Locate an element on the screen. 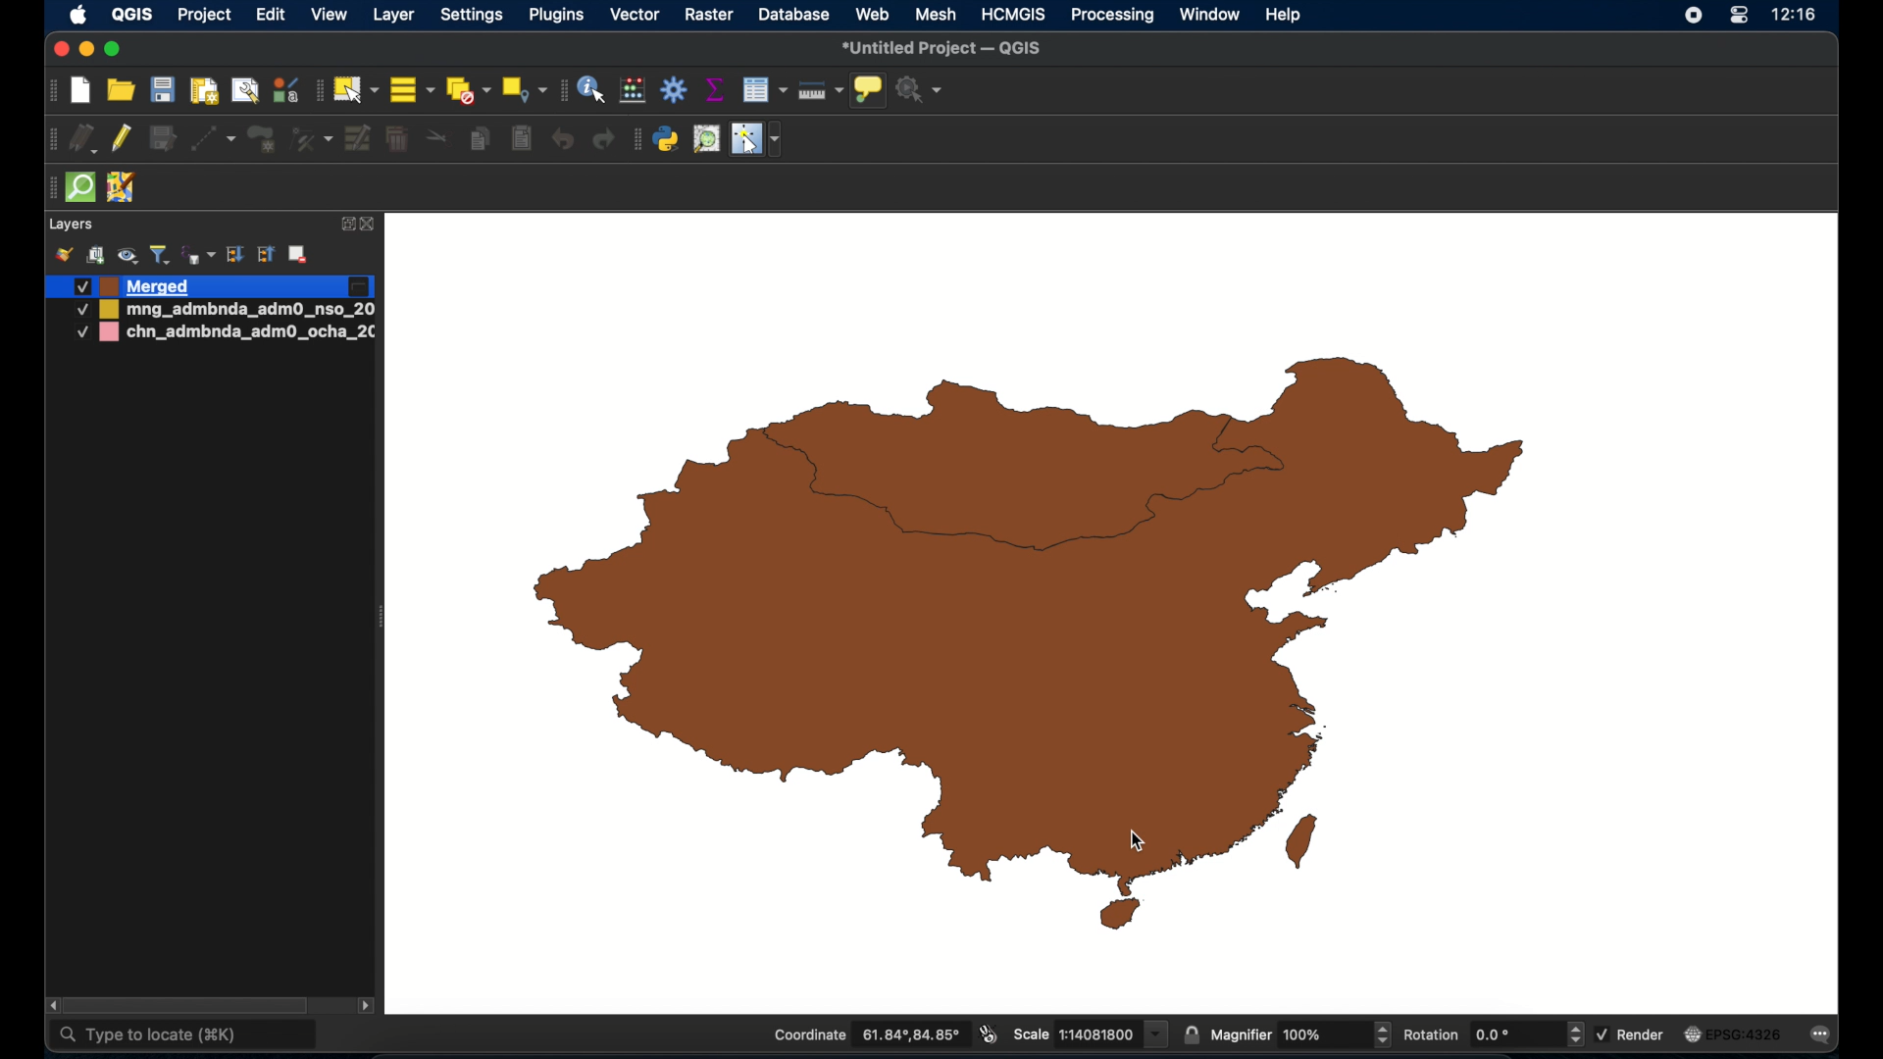 The height and width of the screenshot is (1059, 1883). show map tips is located at coordinates (867, 89).